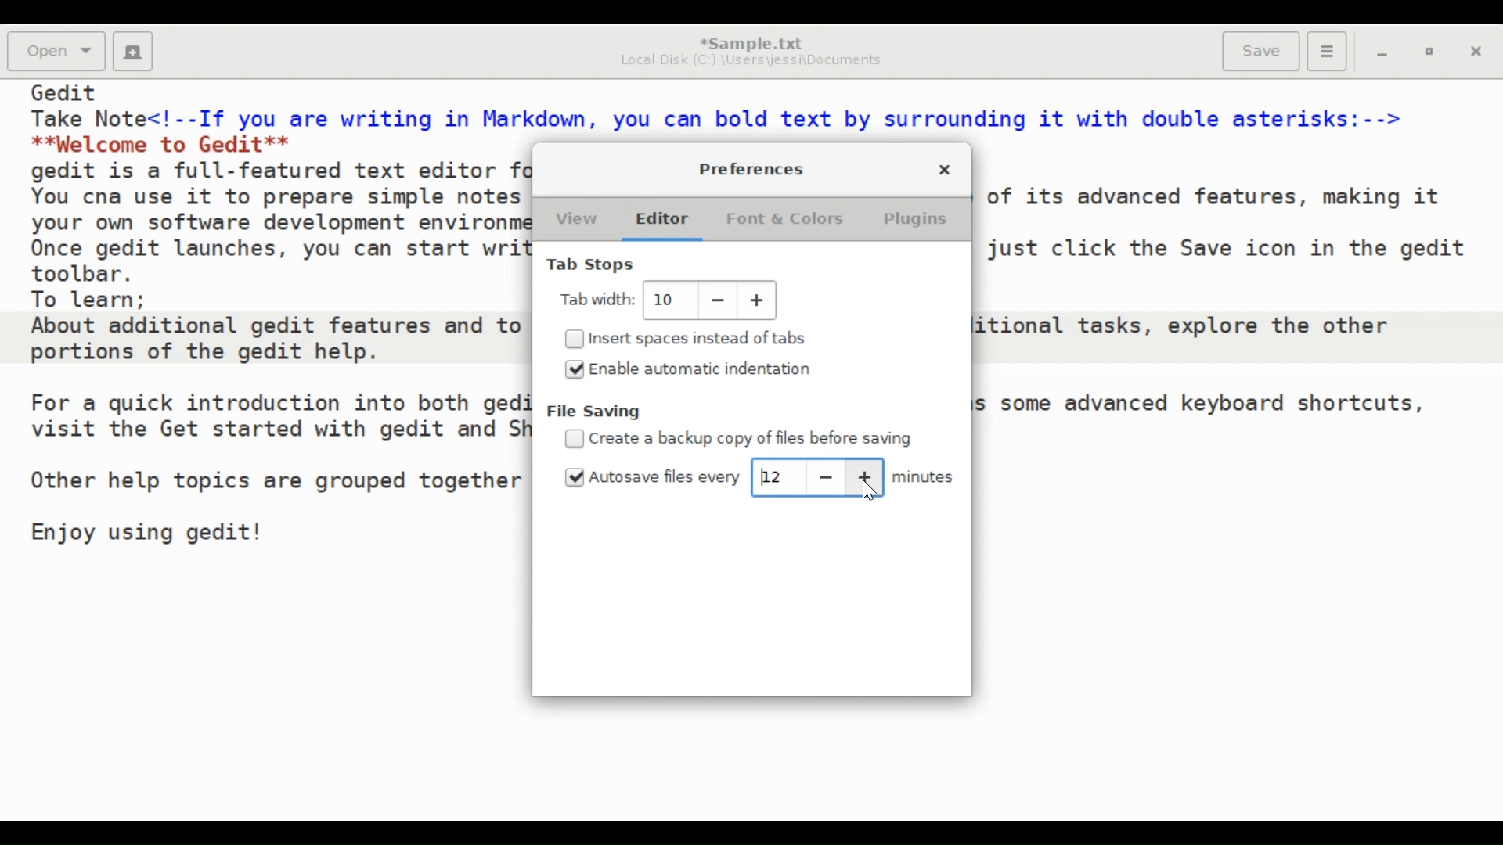  What do you see at coordinates (669, 300) in the screenshot?
I see `Adjust Tab Width: 10` at bounding box center [669, 300].